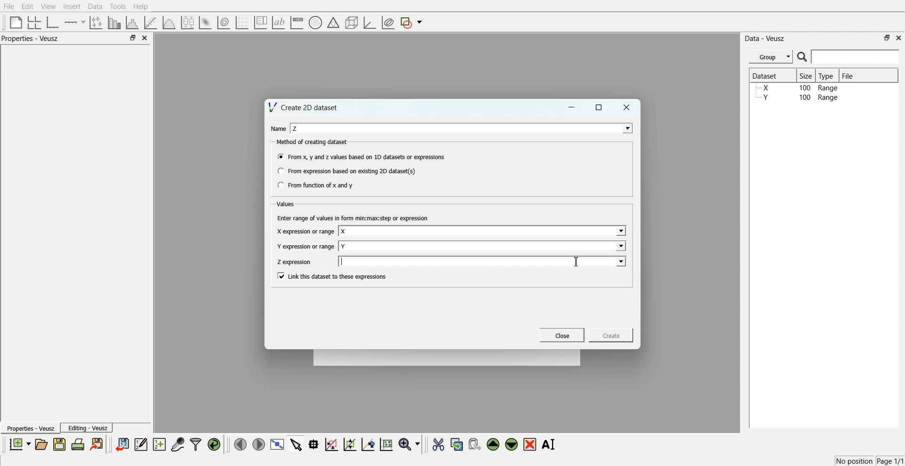 This screenshot has height=466, width=905. I want to click on Search Bar, so click(849, 56).